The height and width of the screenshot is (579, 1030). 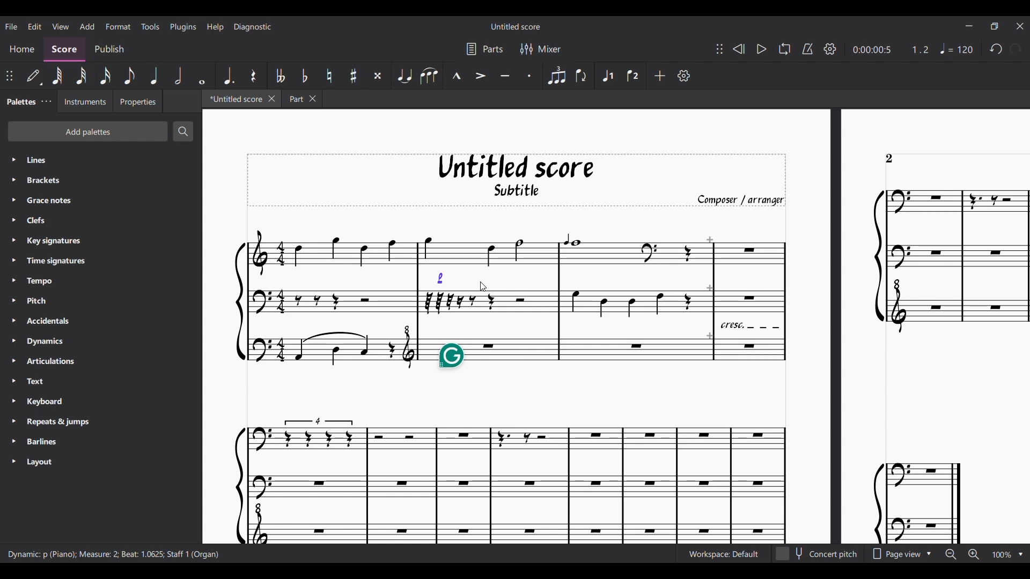 I want to click on Close/Undock Palette tab, so click(x=47, y=101).